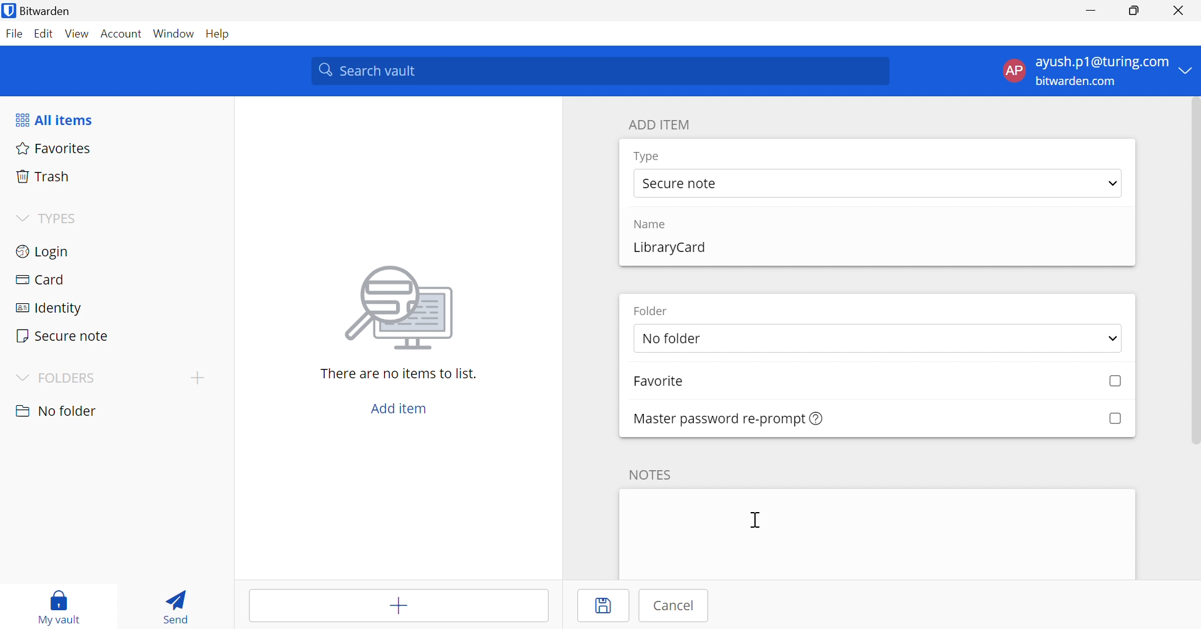  What do you see at coordinates (111, 304) in the screenshot?
I see `Identity` at bounding box center [111, 304].